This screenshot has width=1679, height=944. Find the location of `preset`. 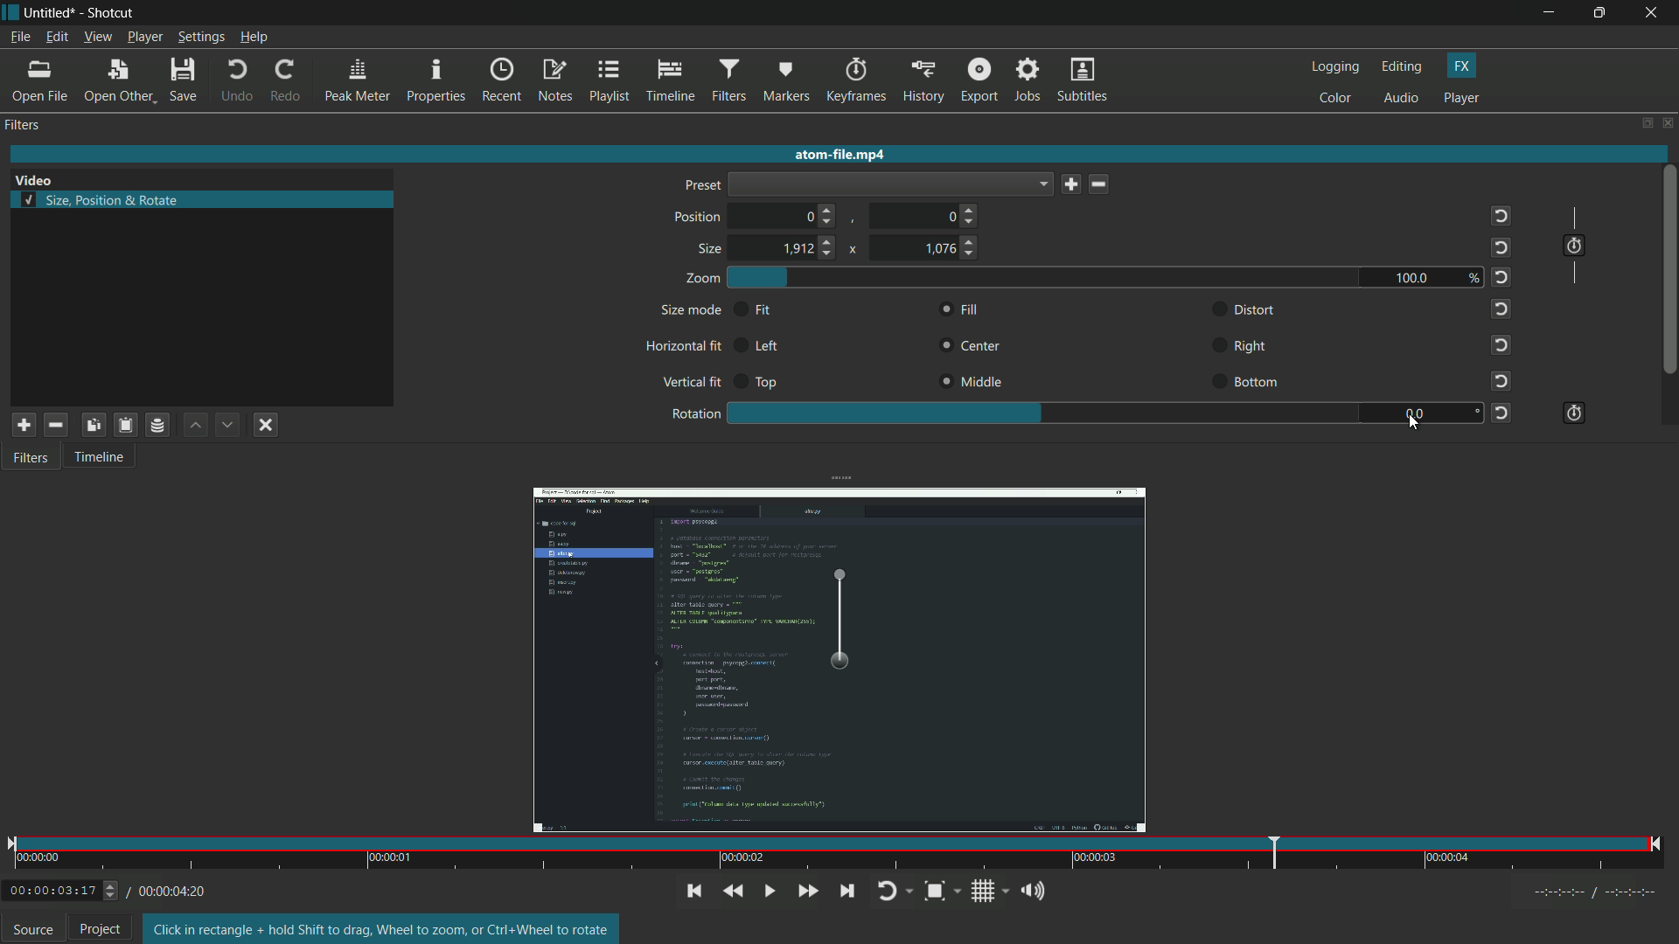

preset is located at coordinates (700, 184).